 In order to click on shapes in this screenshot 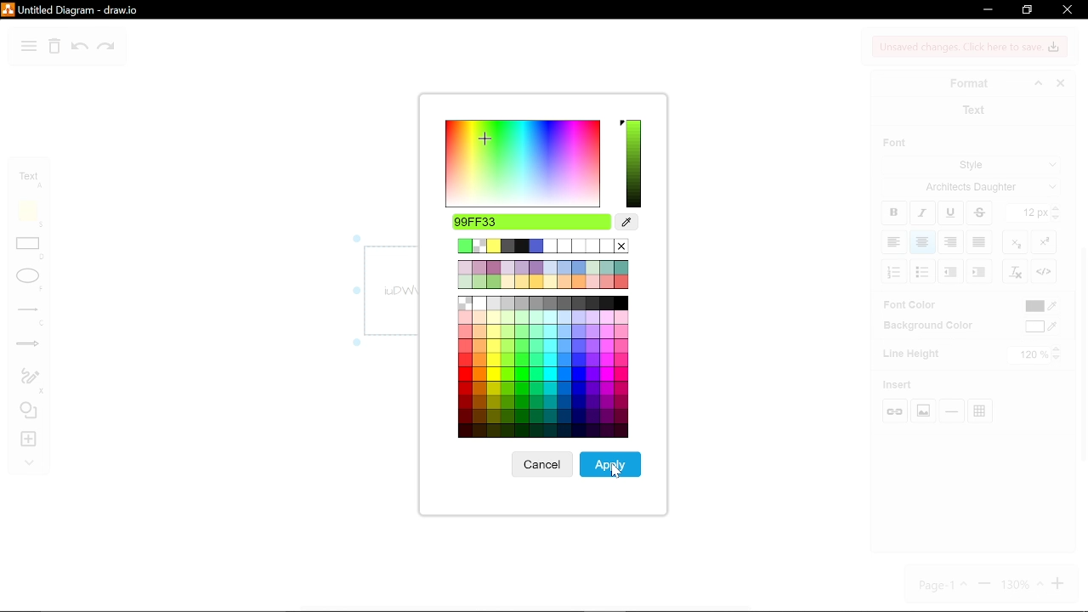, I will do `click(26, 412)`.